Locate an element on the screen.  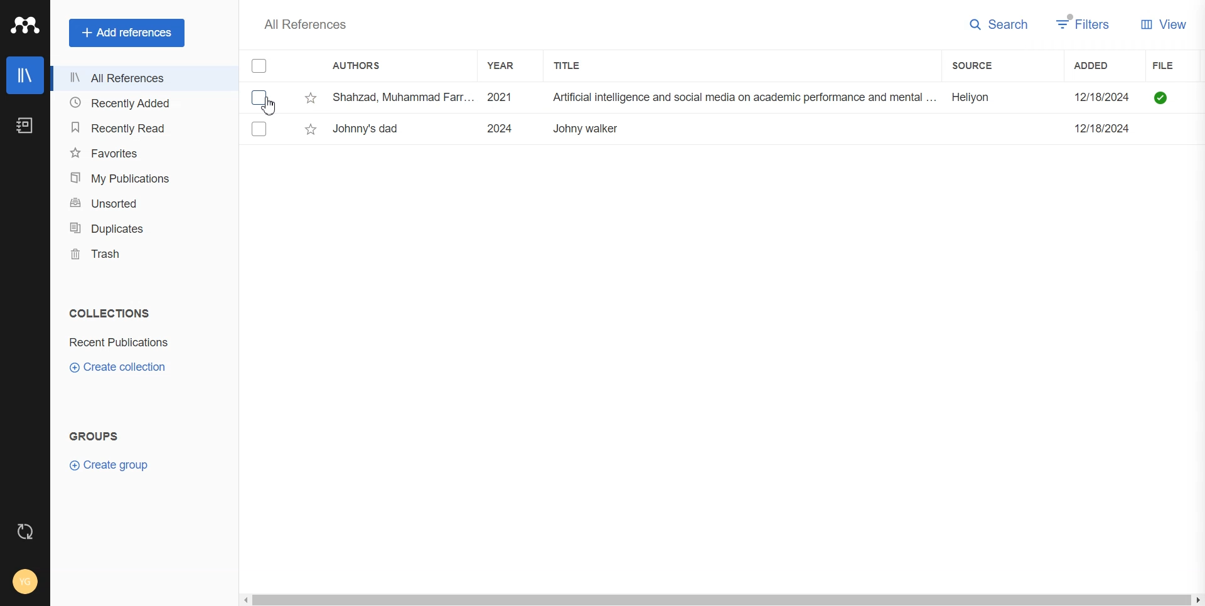
scroll left is located at coordinates (245, 600).